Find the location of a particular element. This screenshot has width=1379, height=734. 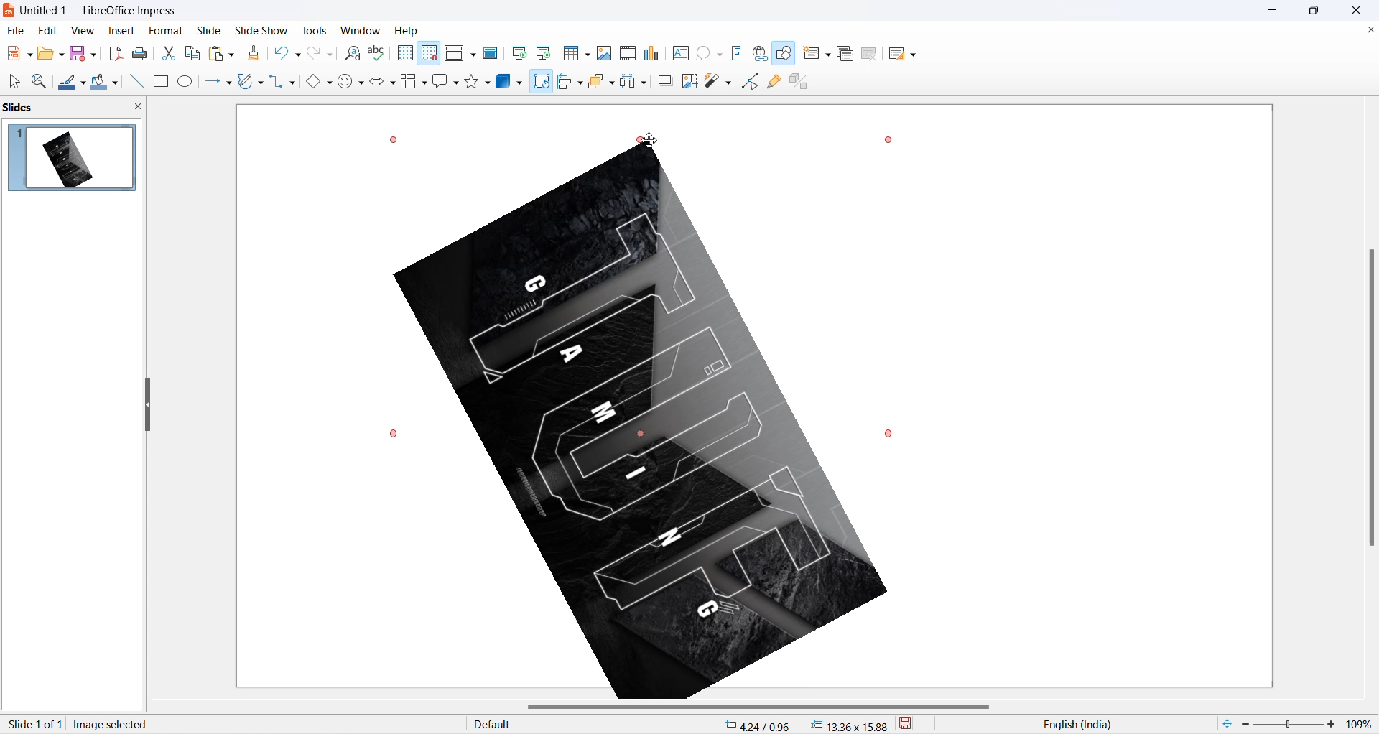

insert table is located at coordinates (572, 54).